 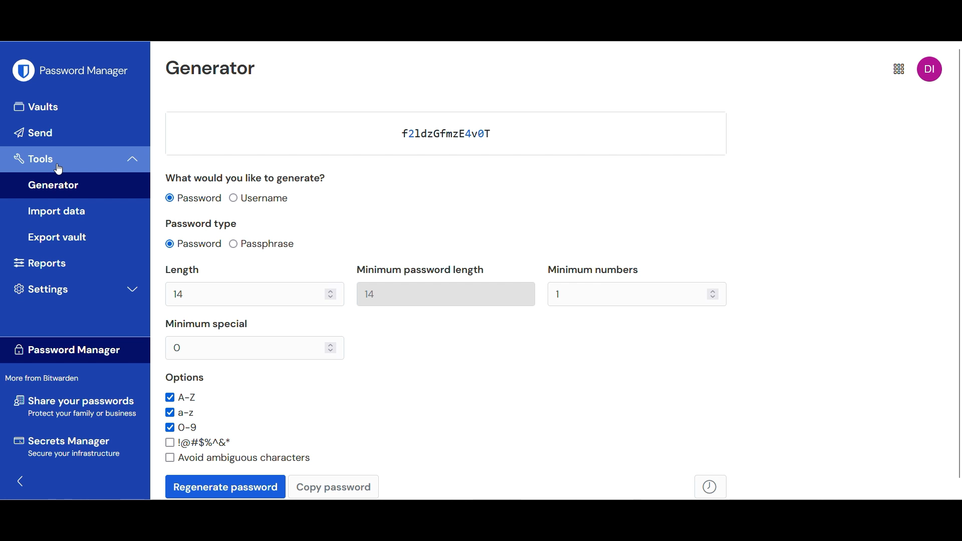 What do you see at coordinates (194, 244) in the screenshot?
I see `Password, current selection` at bounding box center [194, 244].